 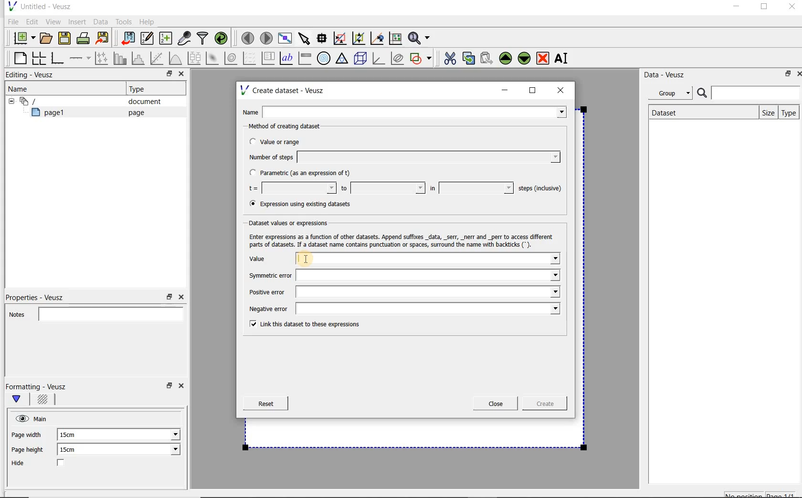 I want to click on move to the previous page, so click(x=248, y=37).